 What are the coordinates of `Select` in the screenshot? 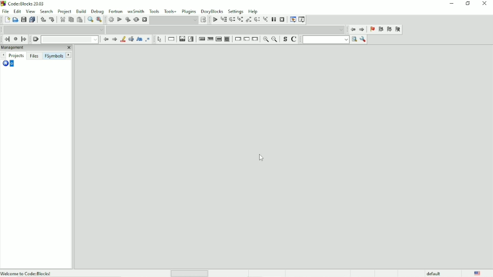 It's located at (160, 39).